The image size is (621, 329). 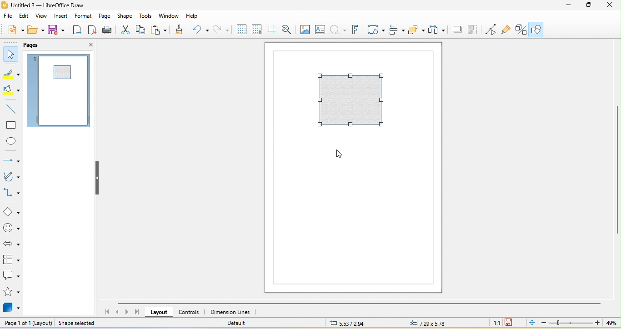 I want to click on transformation, so click(x=376, y=30).